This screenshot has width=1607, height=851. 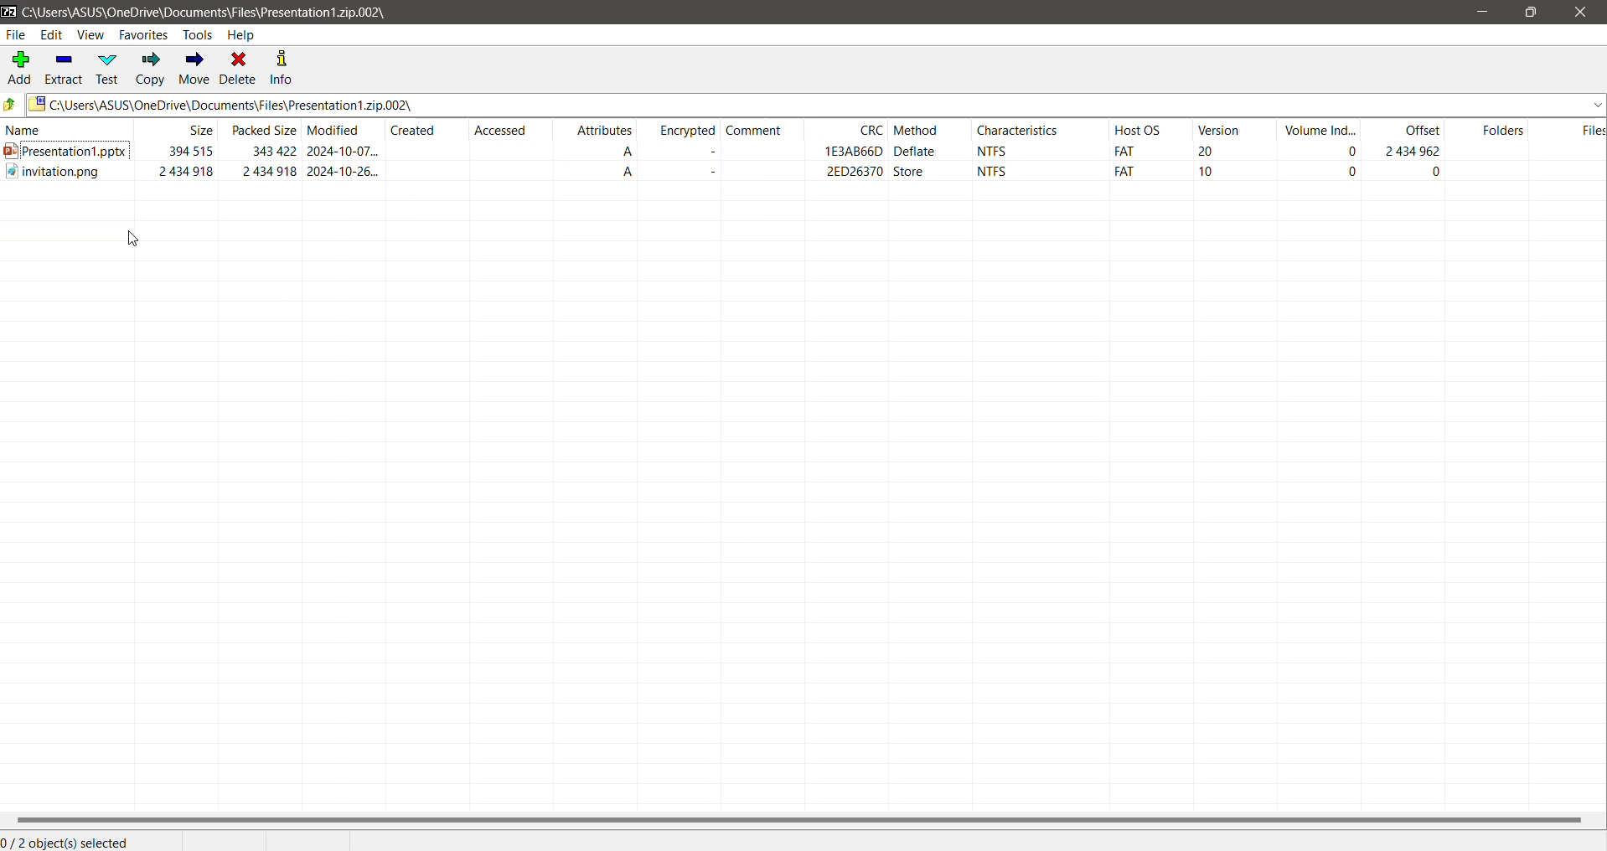 What do you see at coordinates (1000, 149) in the screenshot?
I see `NTFS` at bounding box center [1000, 149].